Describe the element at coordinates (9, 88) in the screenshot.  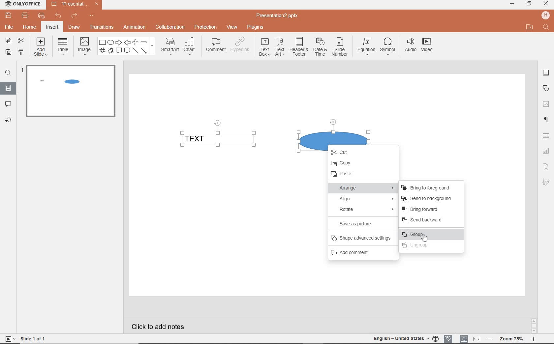
I see `SLIDES` at that location.